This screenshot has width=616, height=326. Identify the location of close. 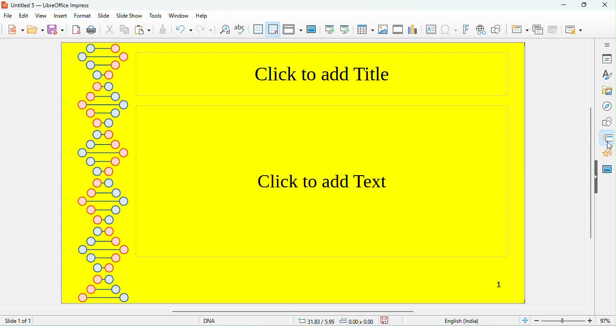
(606, 5).